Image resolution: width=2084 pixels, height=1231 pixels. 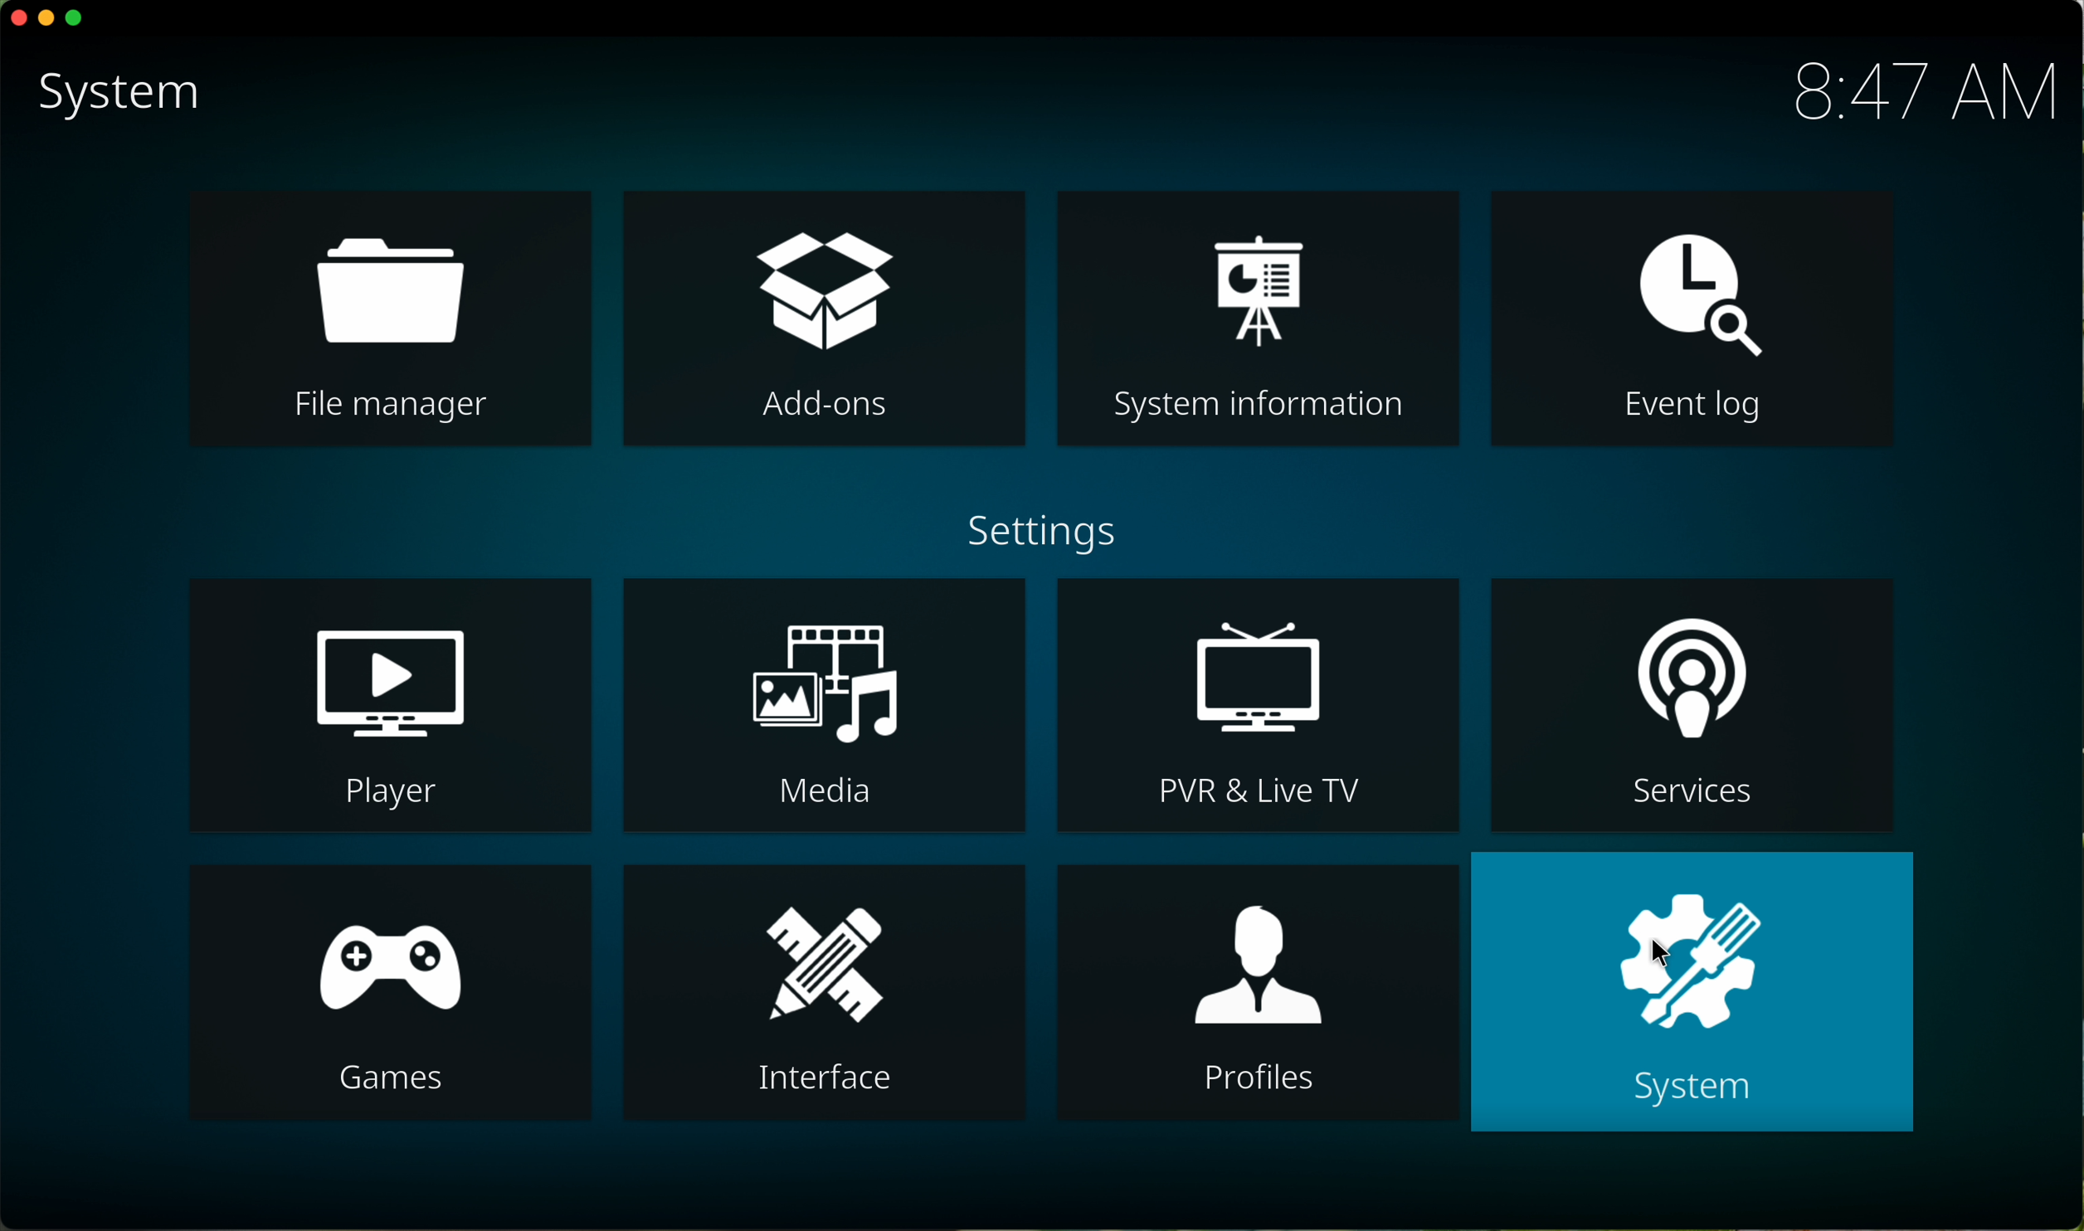 What do you see at coordinates (388, 321) in the screenshot?
I see `file manager` at bounding box center [388, 321].